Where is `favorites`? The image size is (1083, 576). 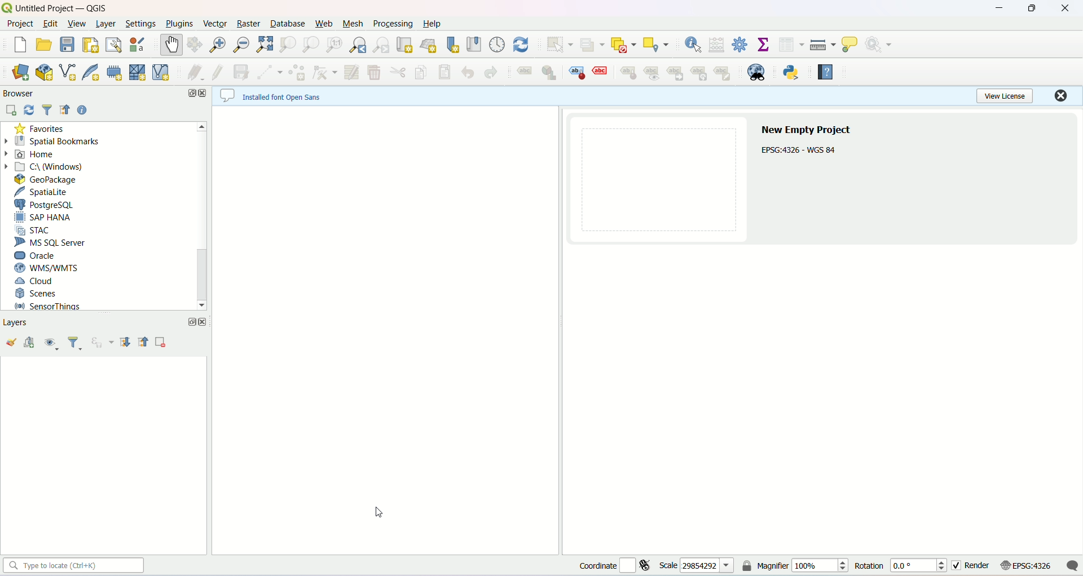 favorites is located at coordinates (37, 128).